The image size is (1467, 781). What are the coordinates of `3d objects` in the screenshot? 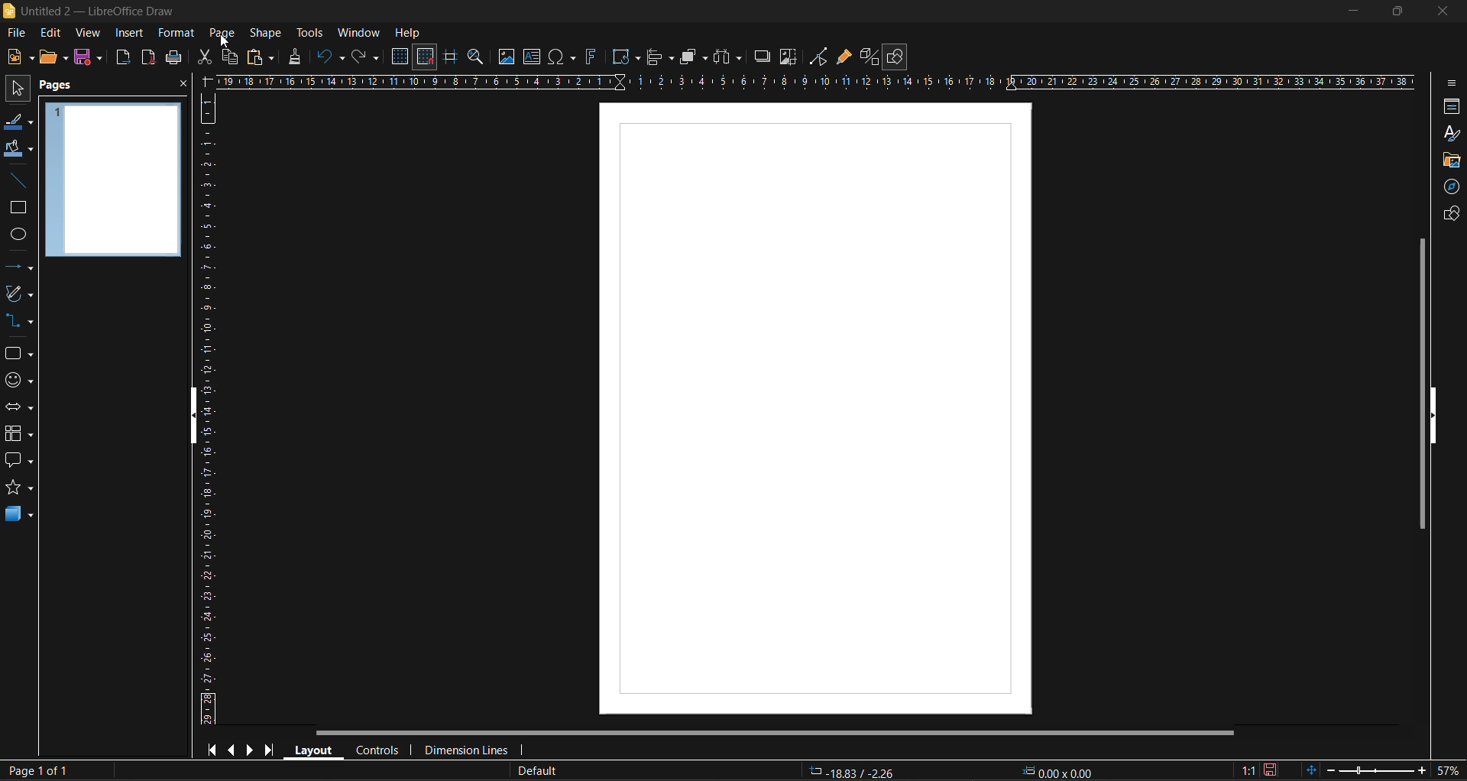 It's located at (17, 516).